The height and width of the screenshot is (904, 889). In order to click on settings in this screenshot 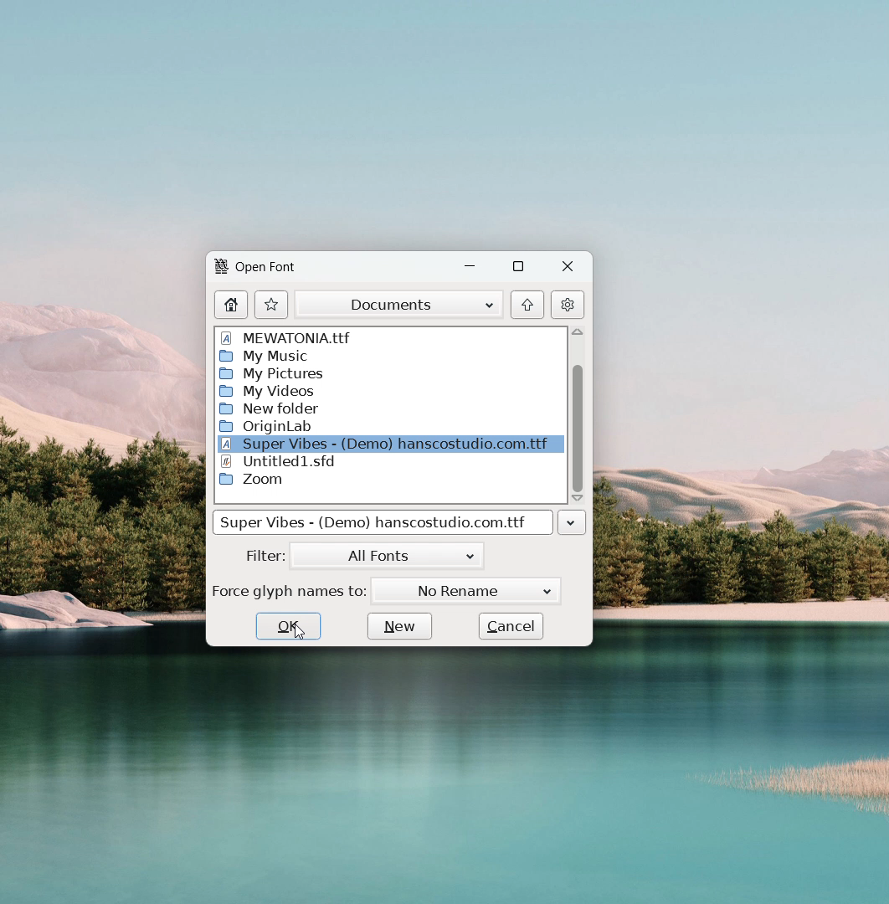, I will do `click(568, 305)`.